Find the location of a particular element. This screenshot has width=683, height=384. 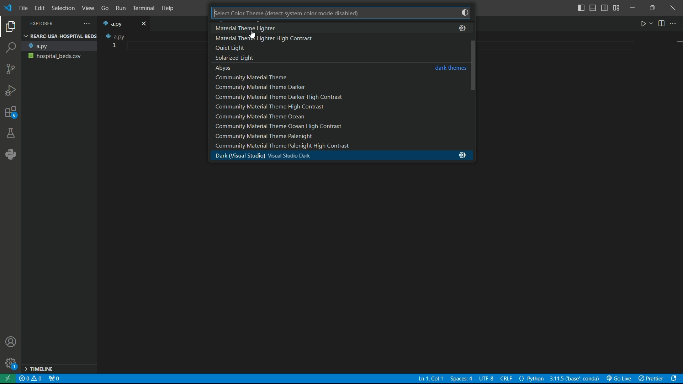

‘Community Material Theme High Contrast is located at coordinates (276, 107).